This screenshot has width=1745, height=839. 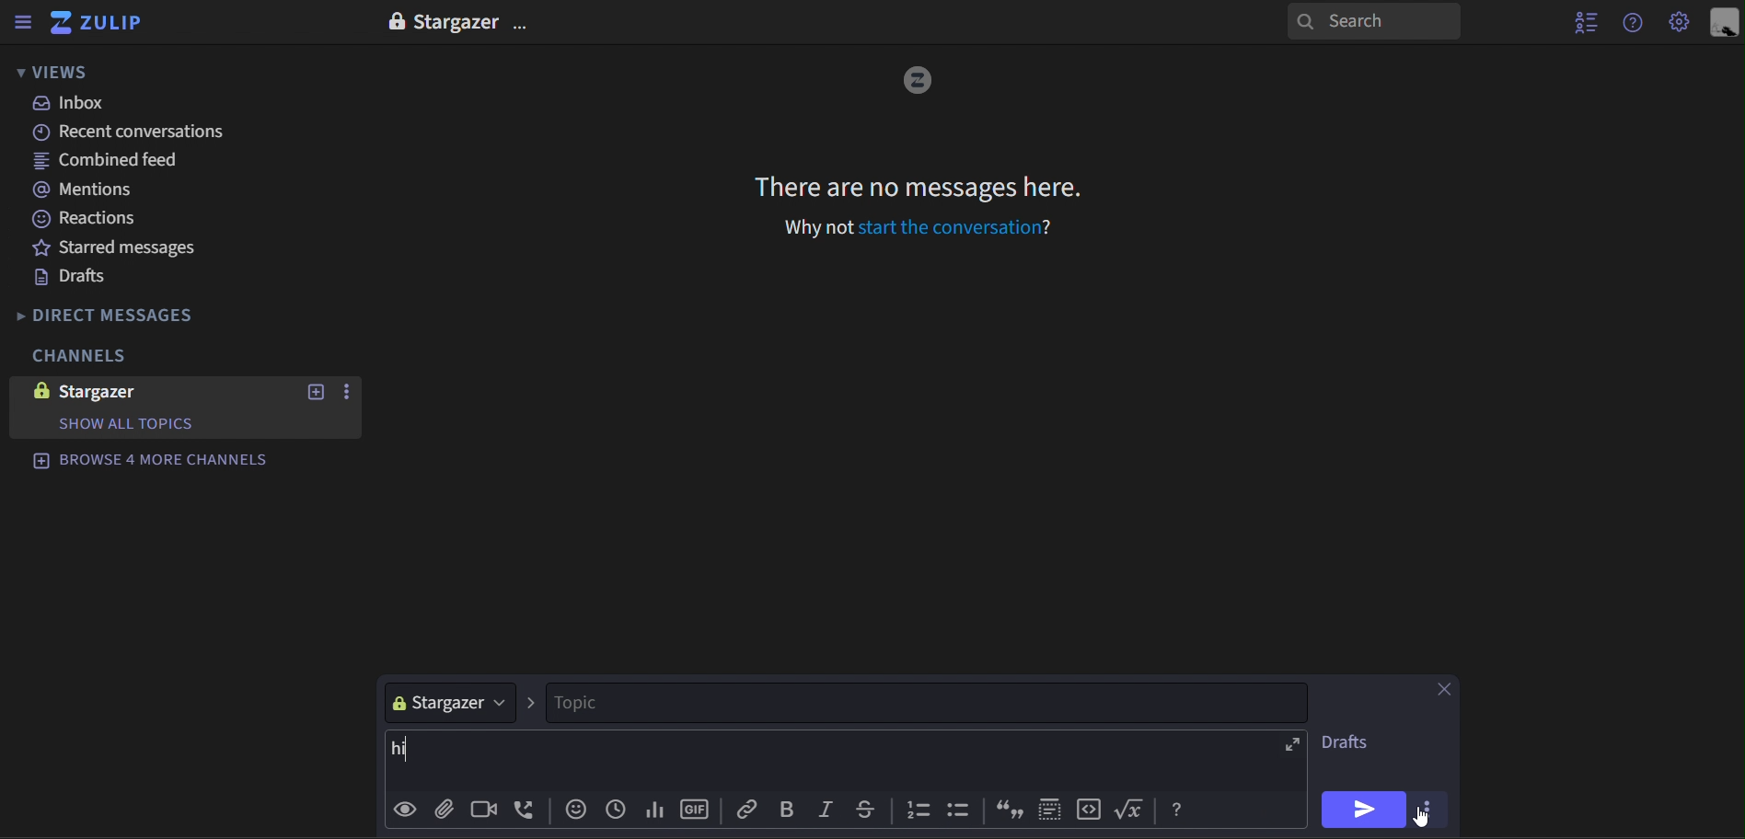 I want to click on browse 4 more channels, so click(x=154, y=461).